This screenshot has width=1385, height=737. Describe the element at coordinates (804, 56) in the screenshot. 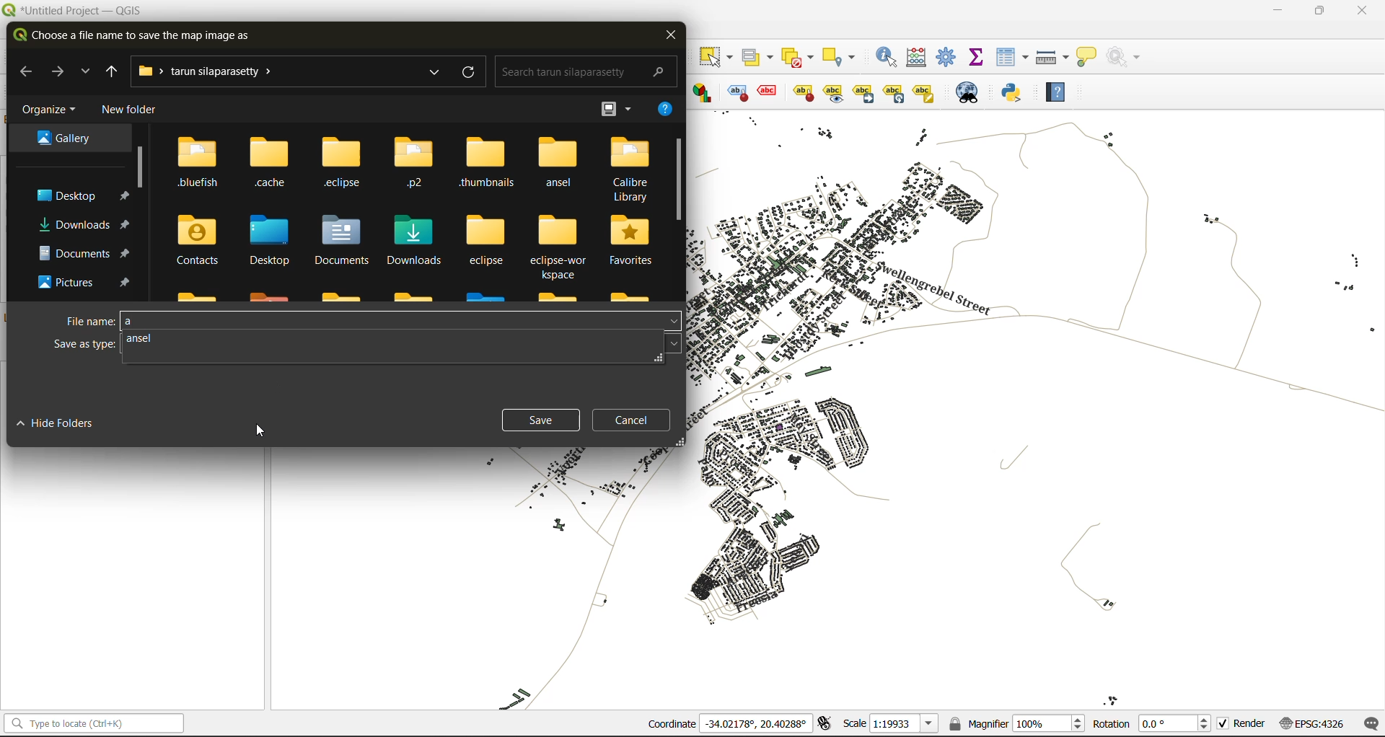

I see `deselect value` at that location.